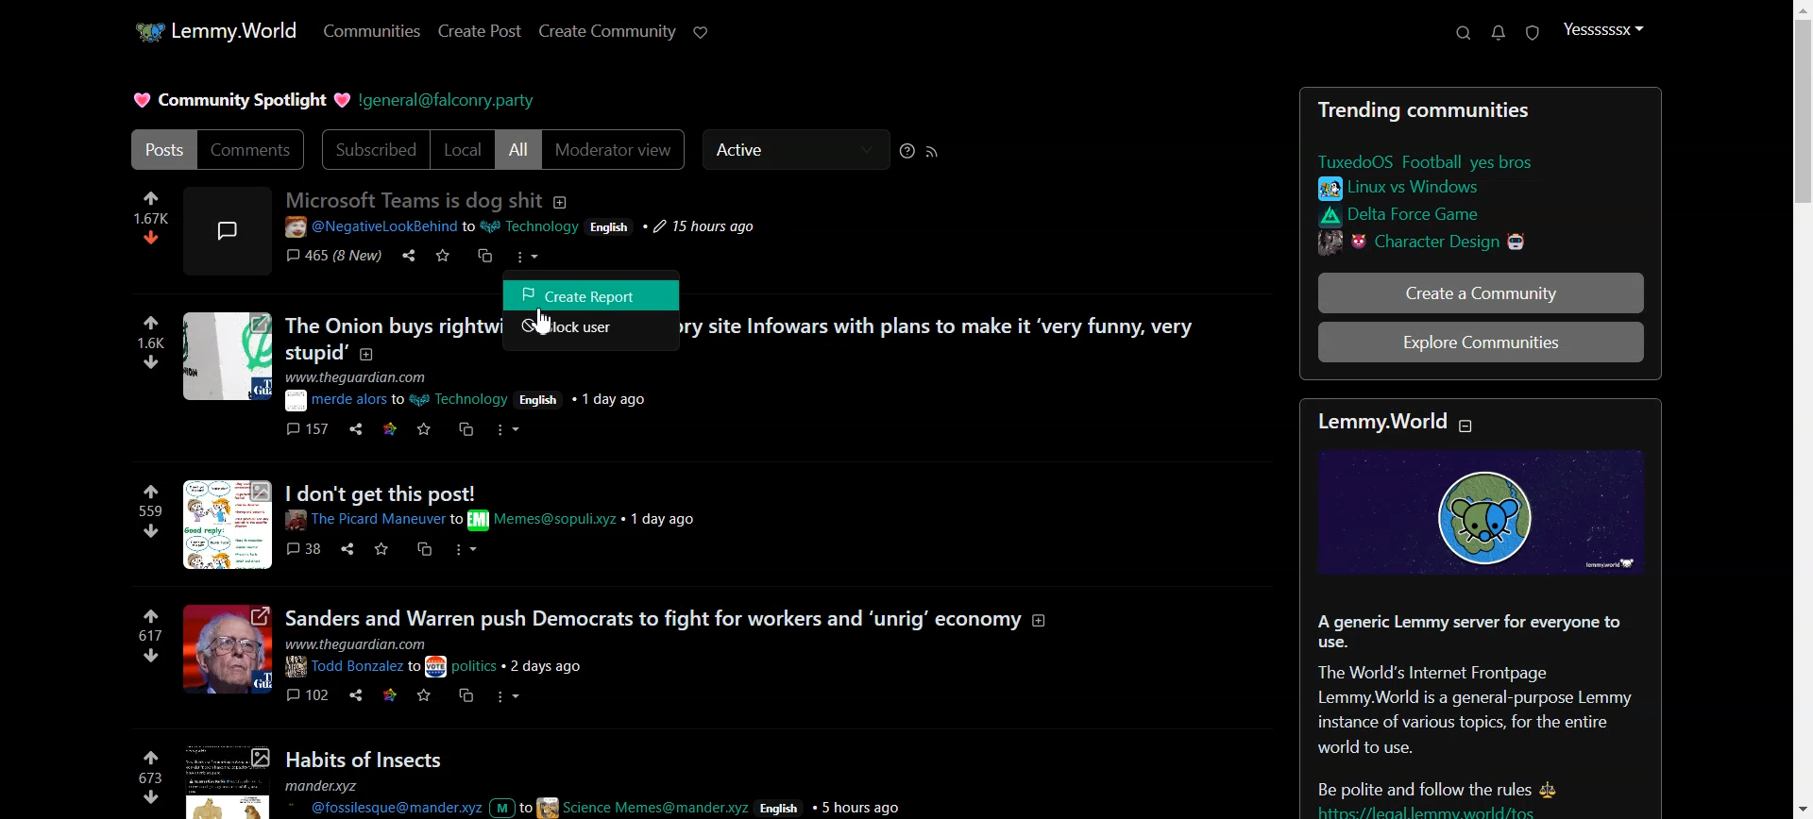 The image size is (1813, 819). I want to click on save, so click(382, 550).